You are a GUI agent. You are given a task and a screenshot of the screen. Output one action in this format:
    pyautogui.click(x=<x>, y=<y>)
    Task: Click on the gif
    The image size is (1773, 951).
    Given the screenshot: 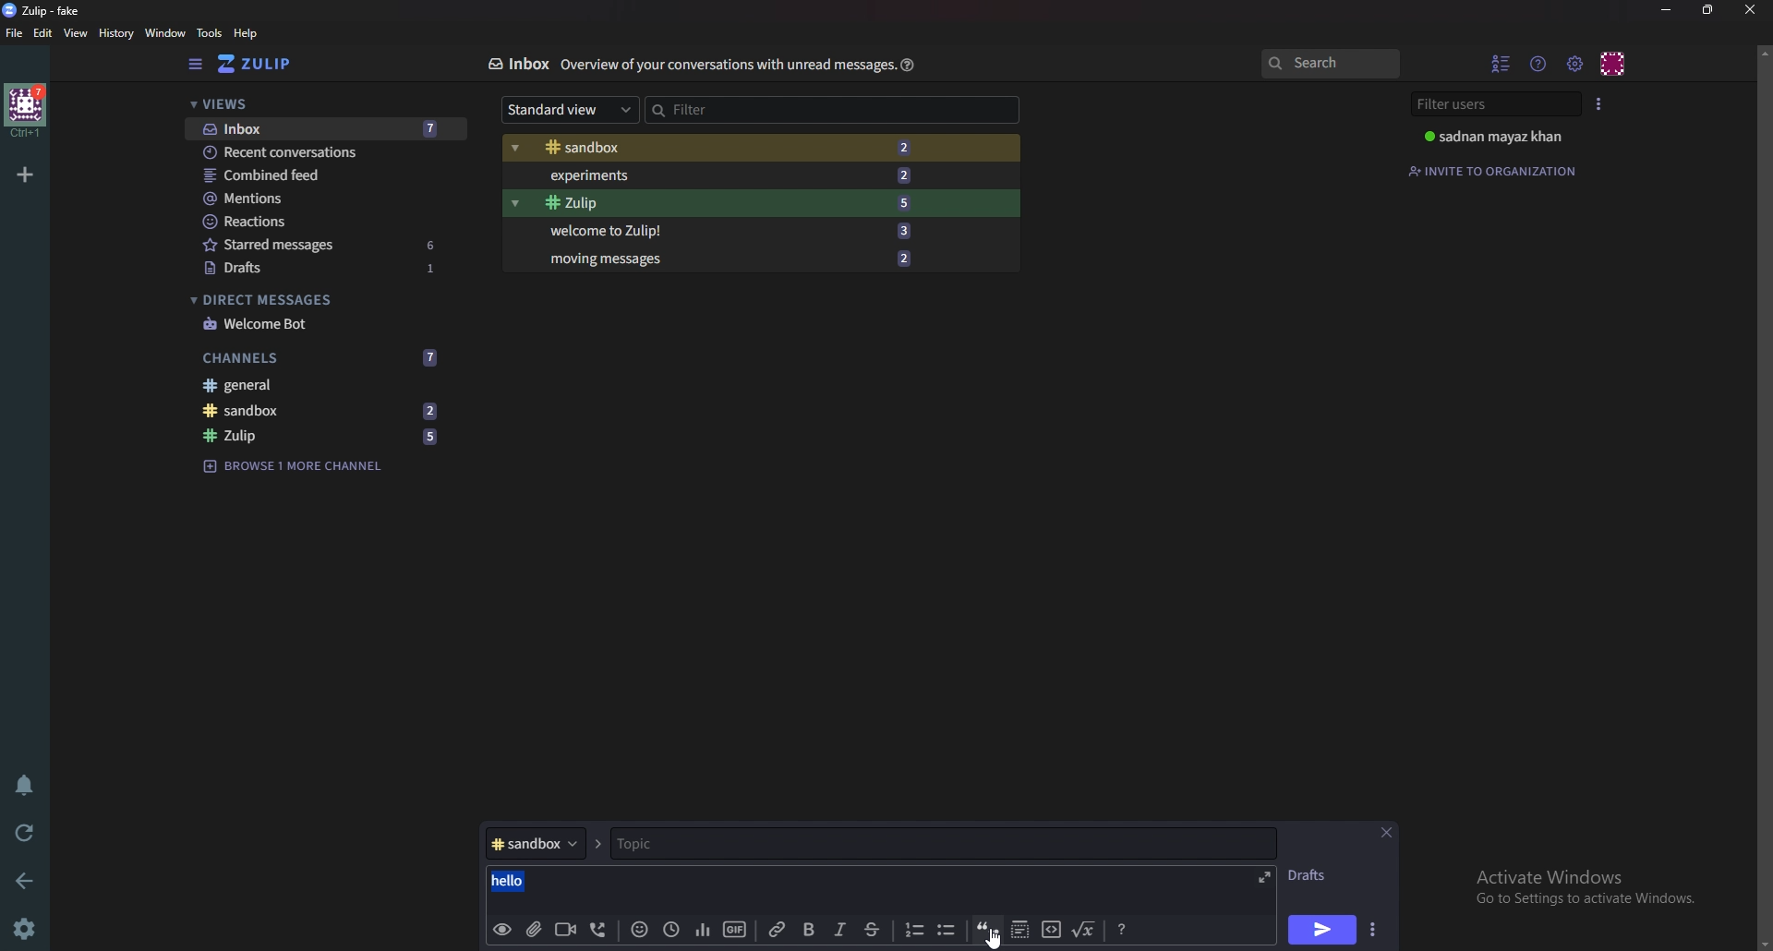 What is the action you would take?
    pyautogui.click(x=732, y=930)
    